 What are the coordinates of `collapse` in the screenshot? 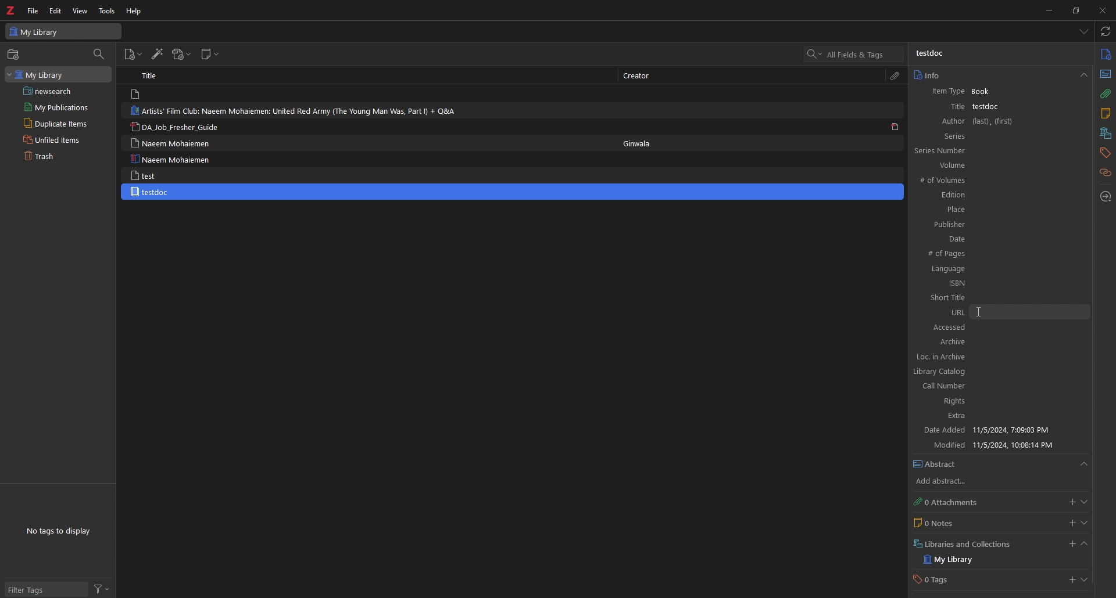 It's located at (1085, 544).